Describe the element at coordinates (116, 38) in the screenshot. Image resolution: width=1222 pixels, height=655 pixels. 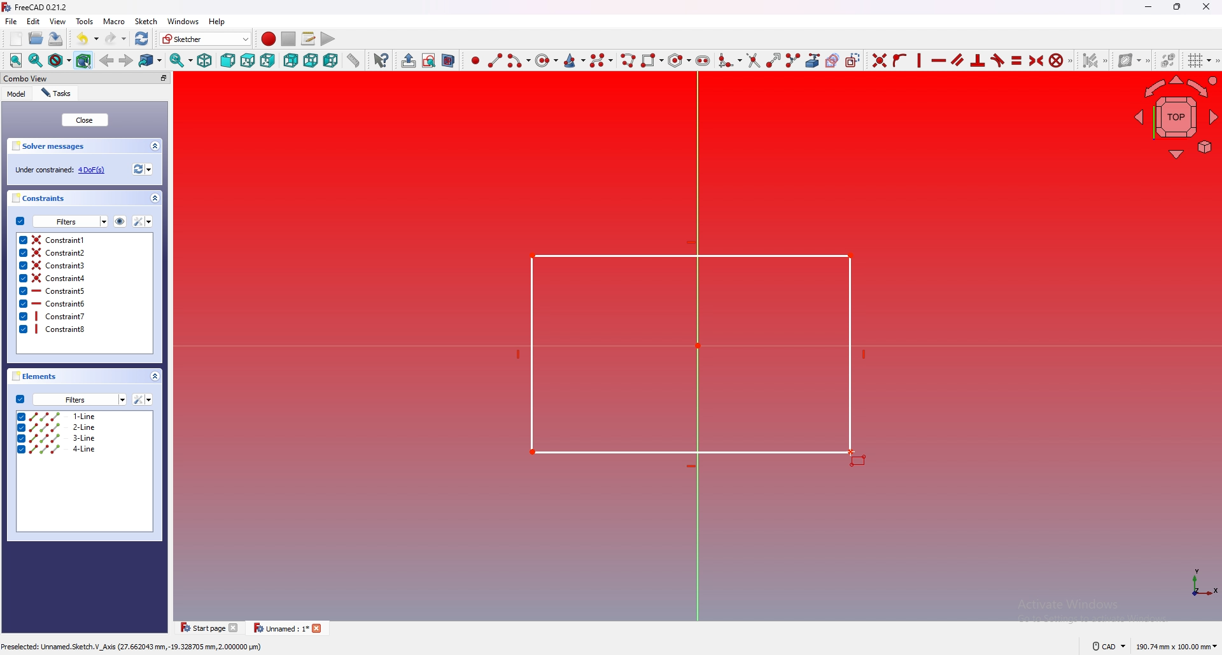
I see `redo` at that location.